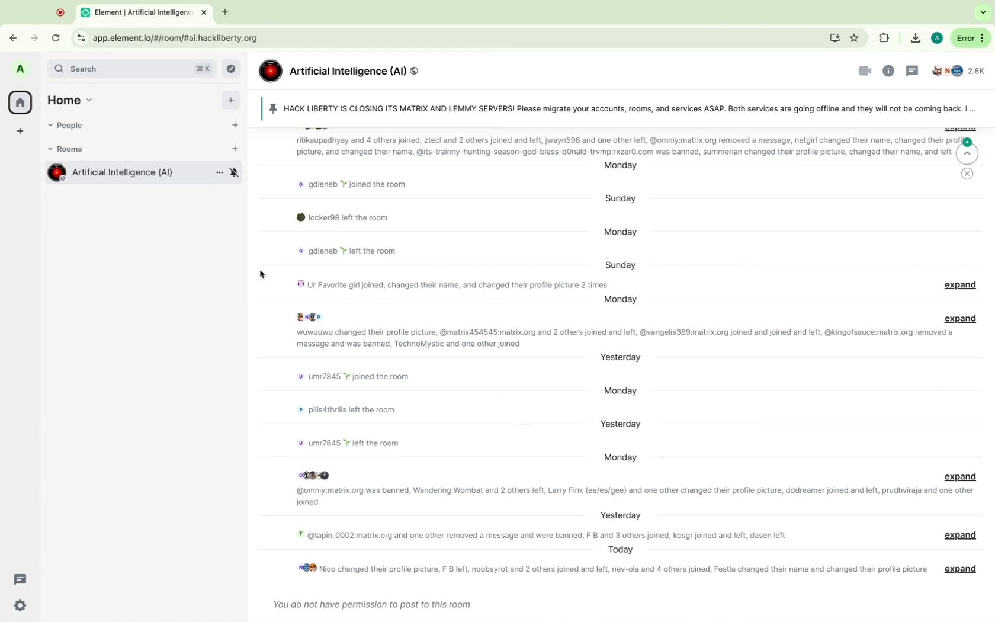  What do you see at coordinates (609, 570) in the screenshot?
I see `message` at bounding box center [609, 570].